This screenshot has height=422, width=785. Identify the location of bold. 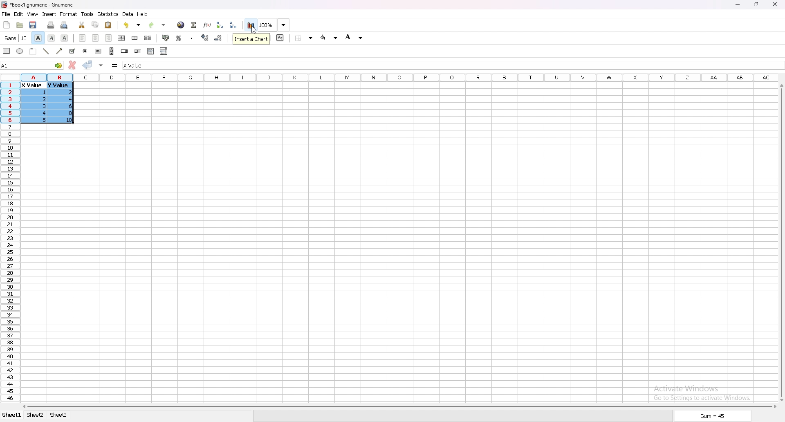
(38, 38).